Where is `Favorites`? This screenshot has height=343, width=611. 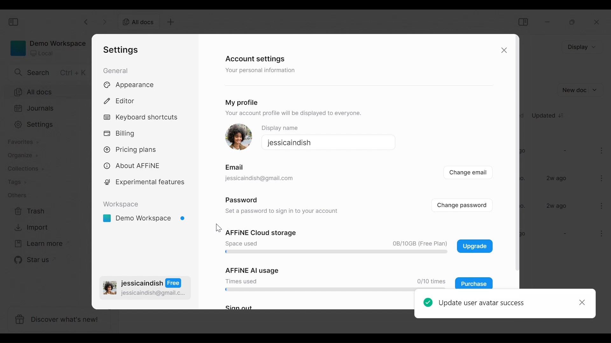
Favorites is located at coordinates (24, 142).